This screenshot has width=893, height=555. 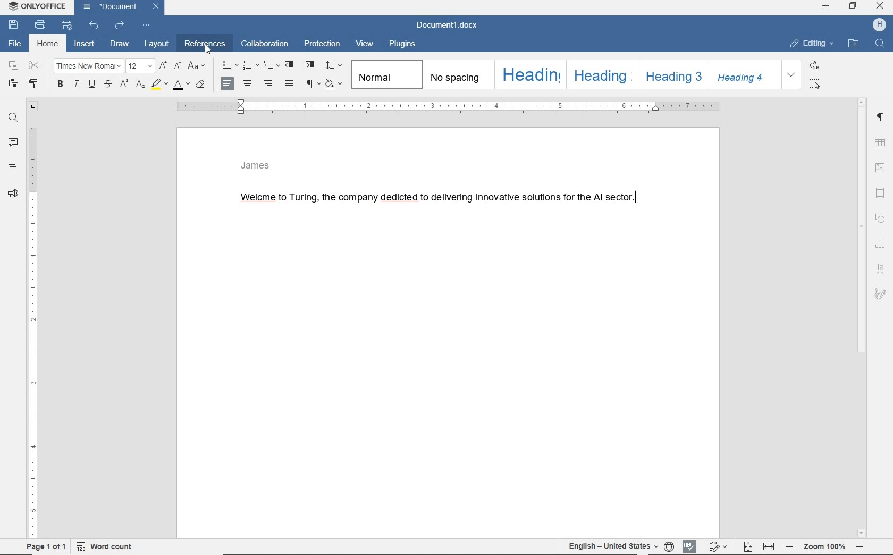 What do you see at coordinates (601, 75) in the screenshot?
I see `Heading 2` at bounding box center [601, 75].